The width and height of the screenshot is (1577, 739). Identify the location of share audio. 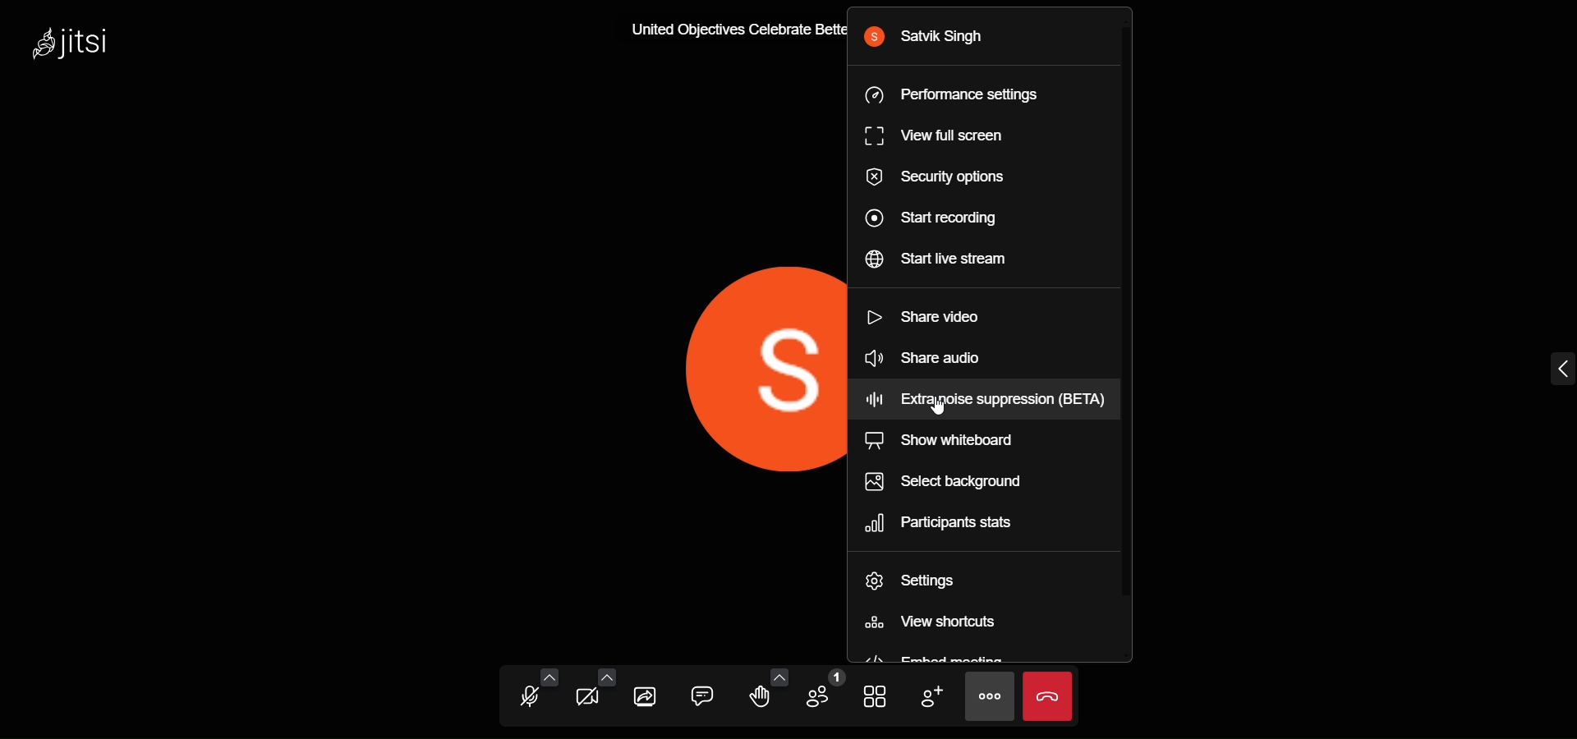
(937, 358).